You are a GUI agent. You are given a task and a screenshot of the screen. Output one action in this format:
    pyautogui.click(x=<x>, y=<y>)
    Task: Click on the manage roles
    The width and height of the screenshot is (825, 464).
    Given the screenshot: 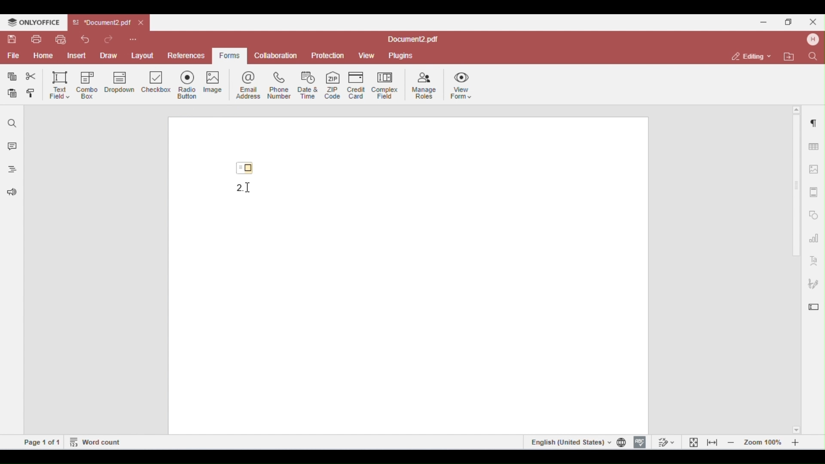 What is the action you would take?
    pyautogui.click(x=425, y=86)
    